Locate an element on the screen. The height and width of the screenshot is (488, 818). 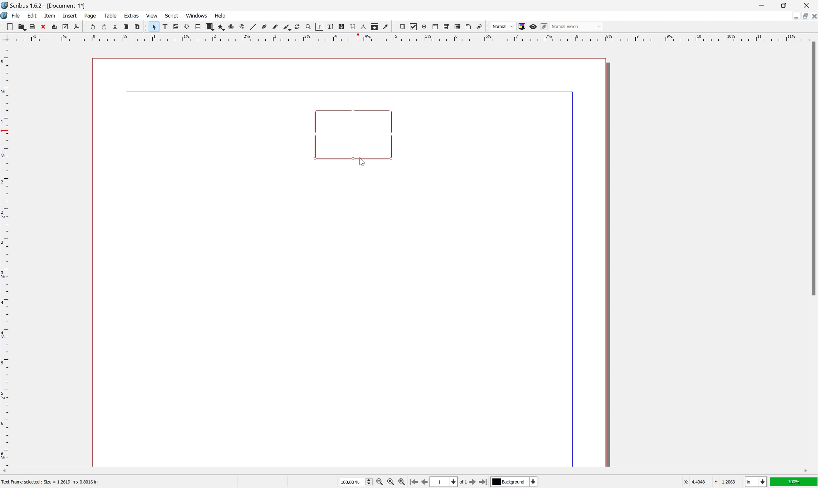
X: 44048 Y: 1.2063 is located at coordinates (708, 482).